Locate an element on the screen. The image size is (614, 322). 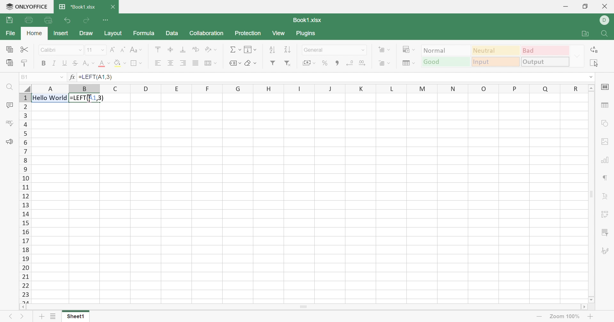
View is located at coordinates (280, 33).